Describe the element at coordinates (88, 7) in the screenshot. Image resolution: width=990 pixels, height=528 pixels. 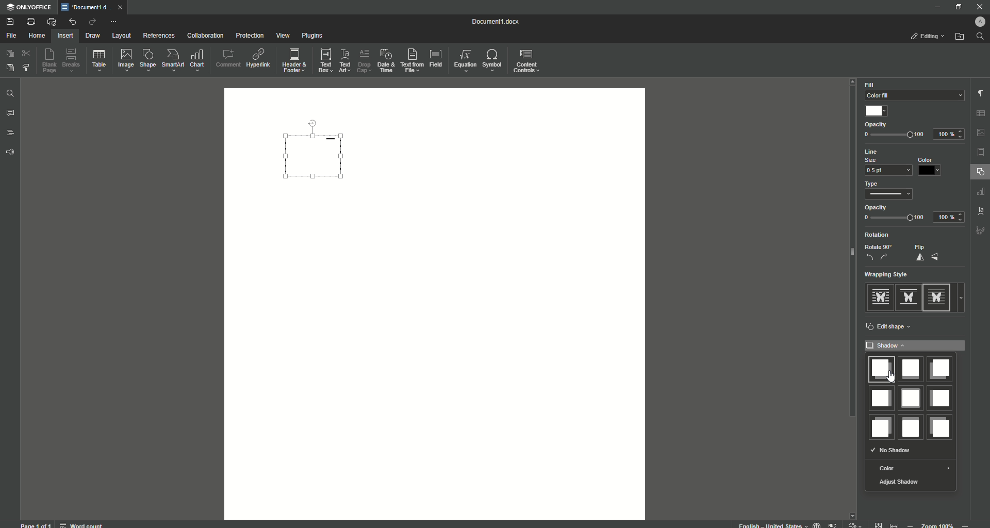
I see `Tab 1` at that location.